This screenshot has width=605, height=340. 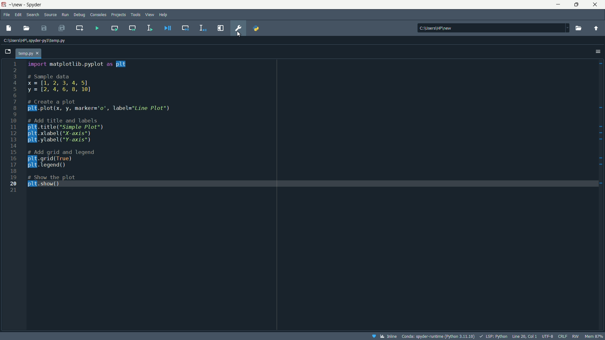 What do you see at coordinates (597, 5) in the screenshot?
I see `close app` at bounding box center [597, 5].